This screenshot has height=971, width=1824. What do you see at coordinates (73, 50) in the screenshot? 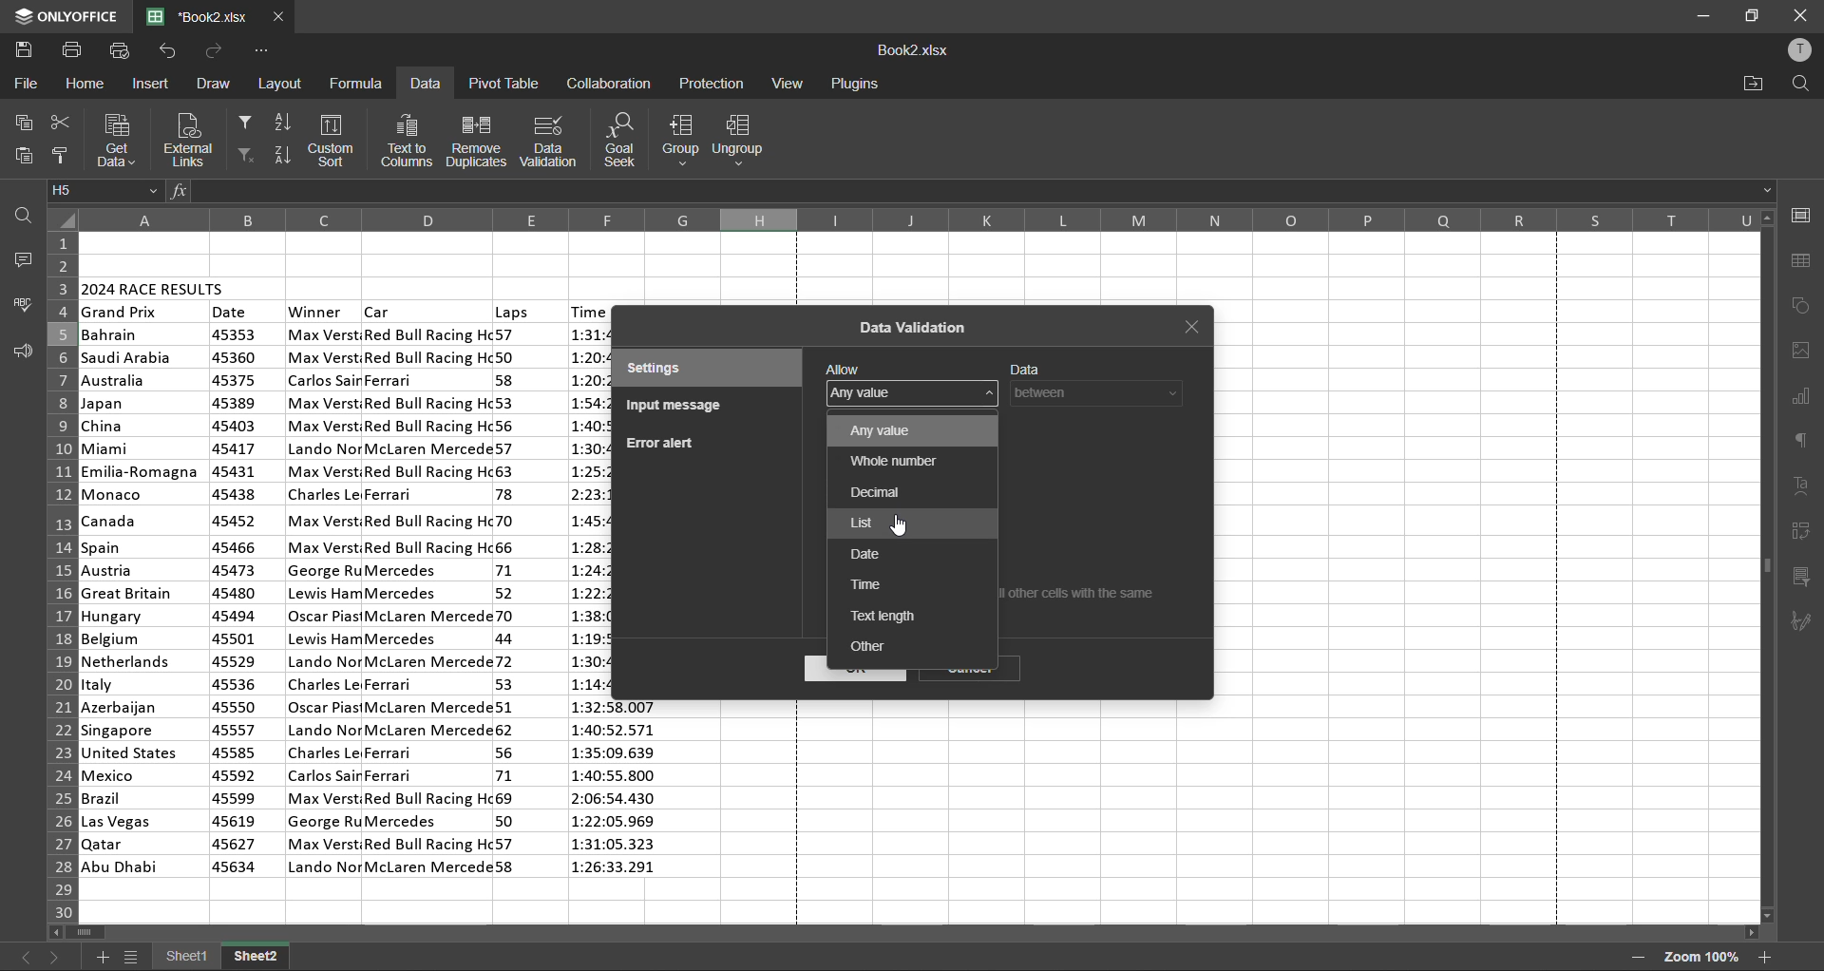
I see `print` at bounding box center [73, 50].